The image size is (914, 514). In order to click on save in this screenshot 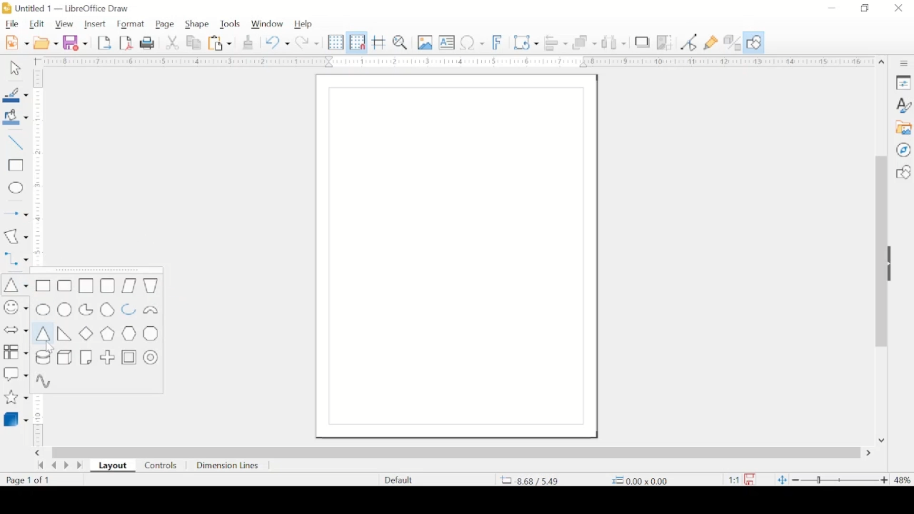, I will do `click(76, 42)`.